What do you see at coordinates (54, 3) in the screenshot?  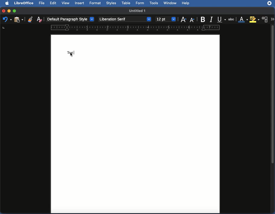 I see `Edit` at bounding box center [54, 3].